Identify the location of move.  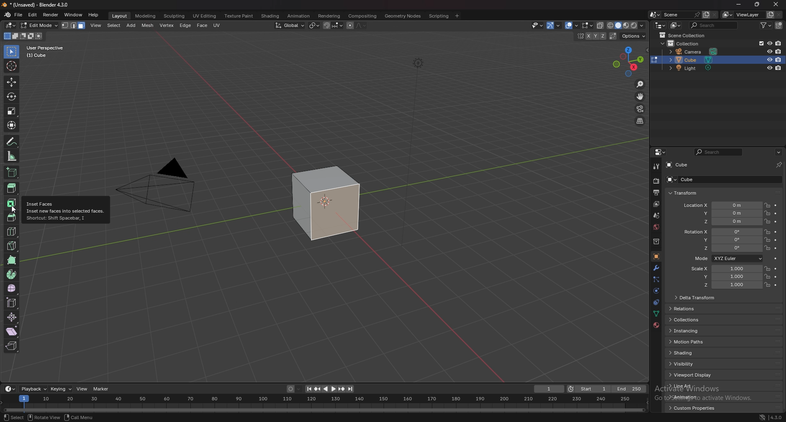
(641, 97).